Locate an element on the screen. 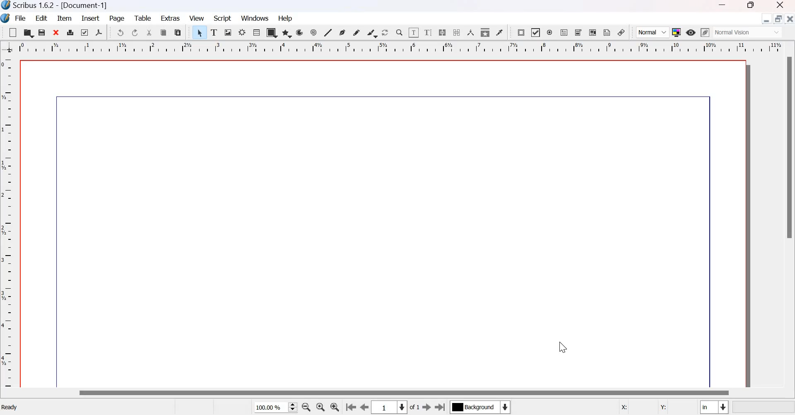  PDF list box is located at coordinates (593, 32).